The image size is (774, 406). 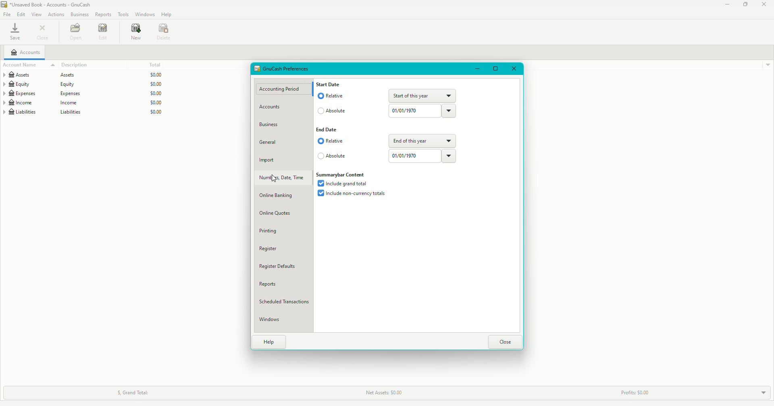 I want to click on General, so click(x=271, y=142).